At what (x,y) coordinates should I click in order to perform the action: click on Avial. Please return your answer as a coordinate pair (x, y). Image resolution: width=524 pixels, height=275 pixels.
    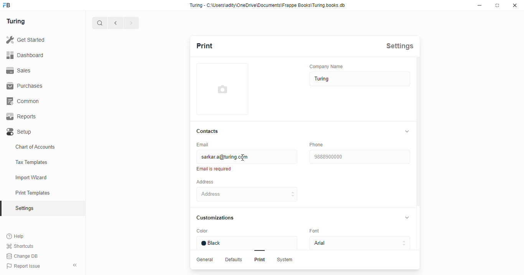
    Looking at the image, I should click on (358, 244).